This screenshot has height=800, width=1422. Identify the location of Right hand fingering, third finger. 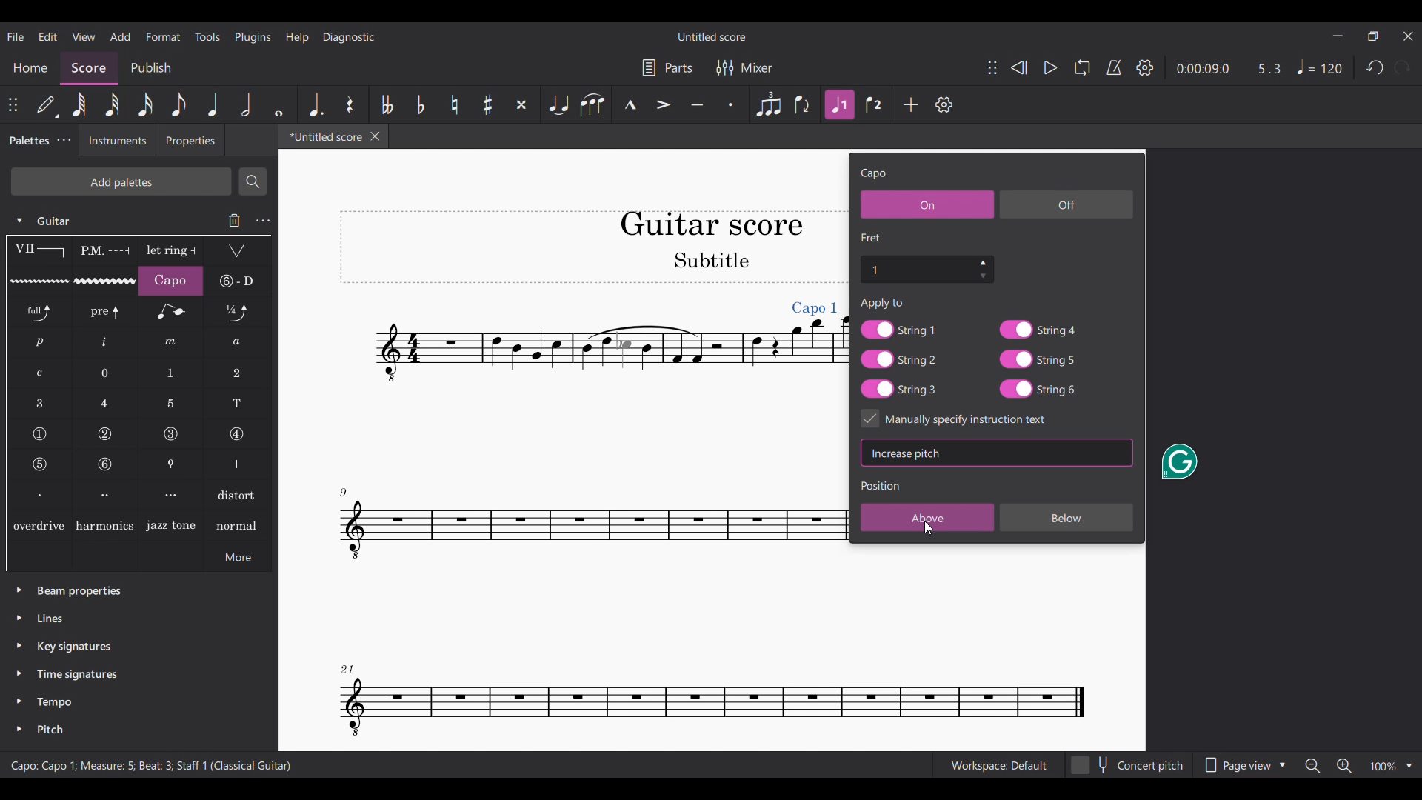
(172, 495).